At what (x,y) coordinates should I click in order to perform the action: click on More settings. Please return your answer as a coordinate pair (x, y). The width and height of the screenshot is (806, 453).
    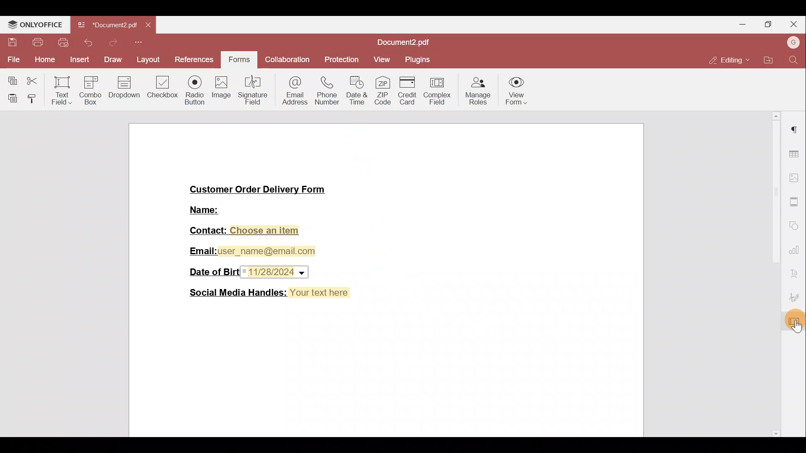
    Looking at the image, I should click on (795, 202).